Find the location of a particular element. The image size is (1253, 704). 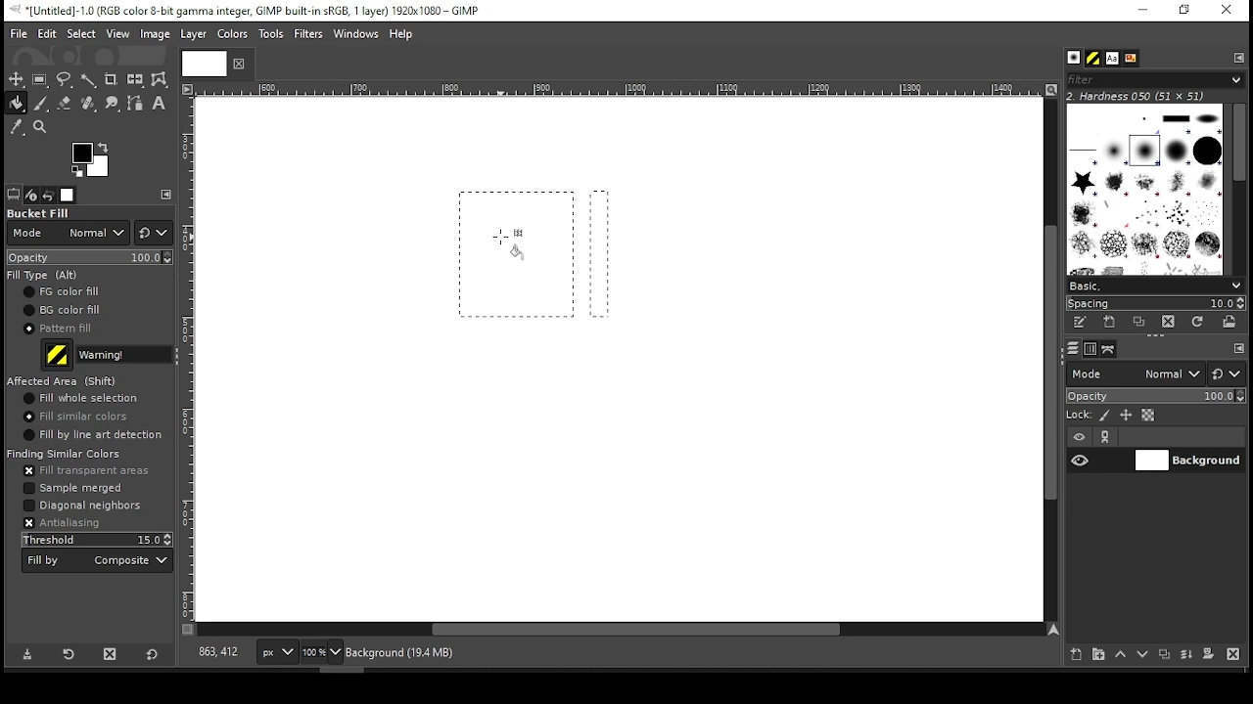

edit is located at coordinates (47, 33).